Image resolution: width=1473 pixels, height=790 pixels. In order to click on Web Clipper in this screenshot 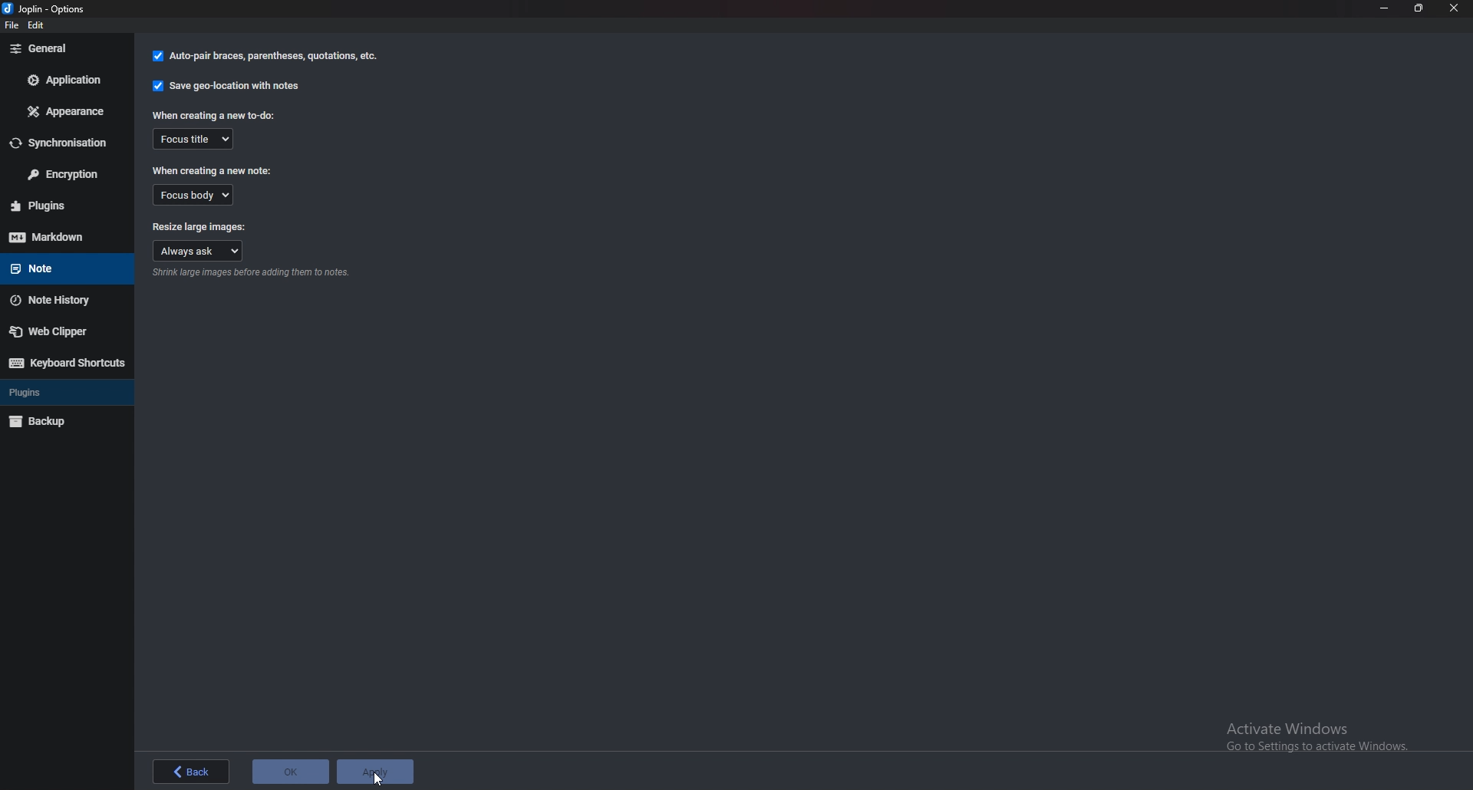, I will do `click(65, 330)`.